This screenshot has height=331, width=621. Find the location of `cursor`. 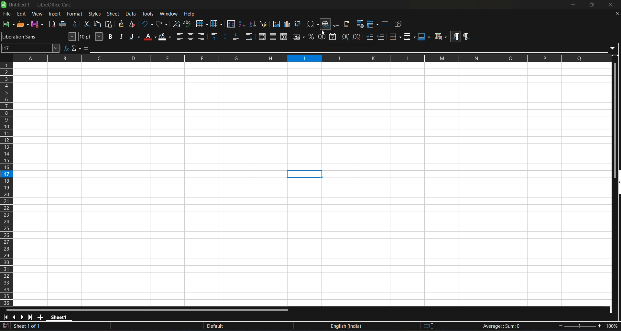

cursor is located at coordinates (323, 32).